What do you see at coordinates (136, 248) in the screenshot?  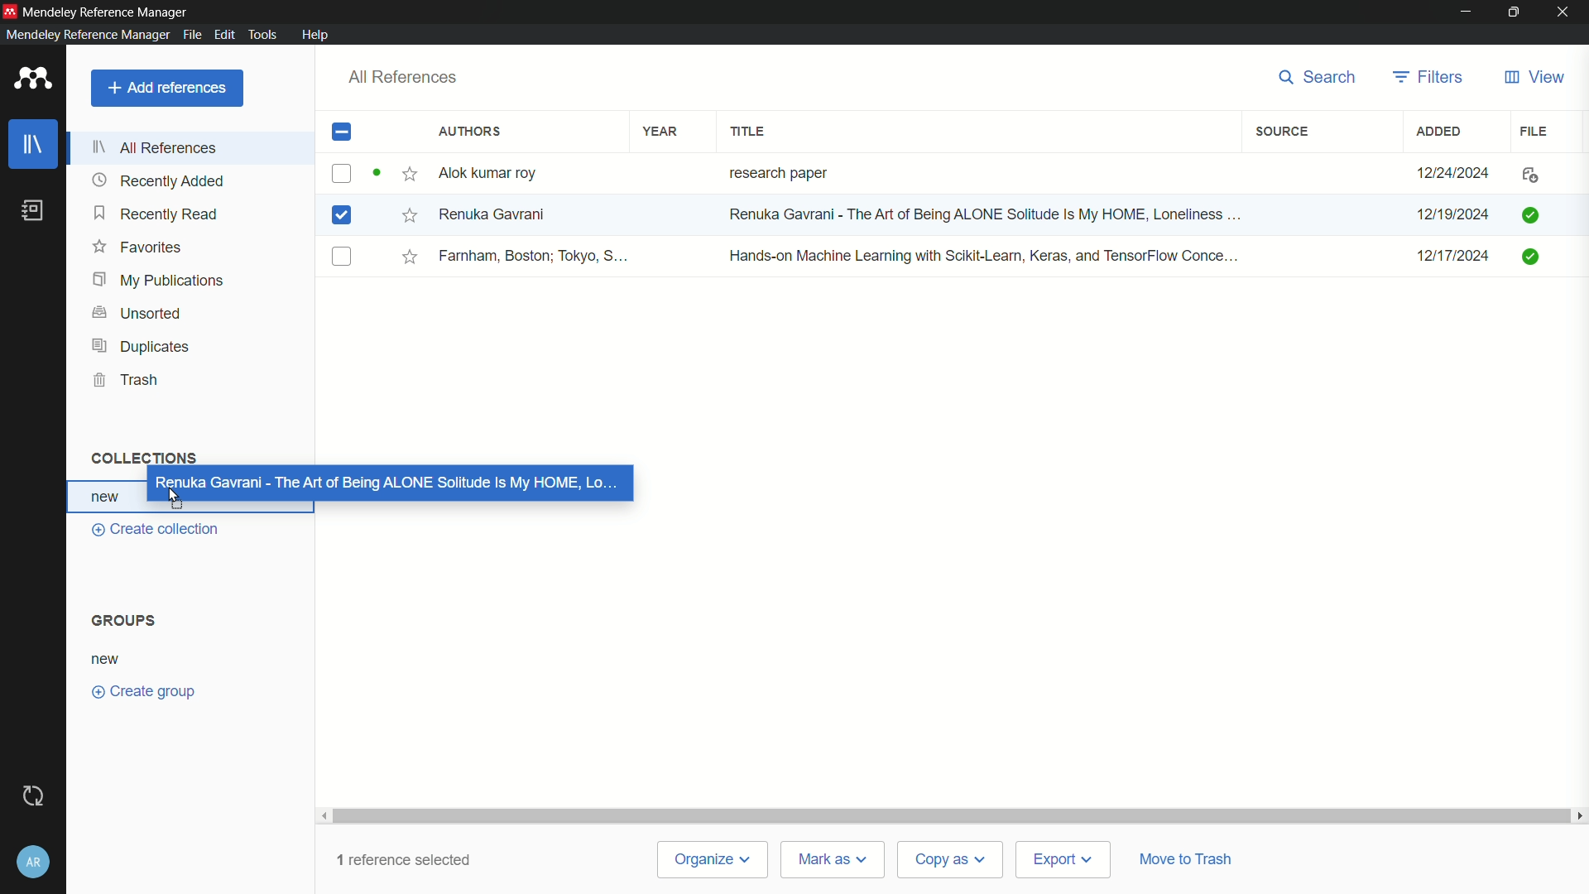 I see `favorites` at bounding box center [136, 248].